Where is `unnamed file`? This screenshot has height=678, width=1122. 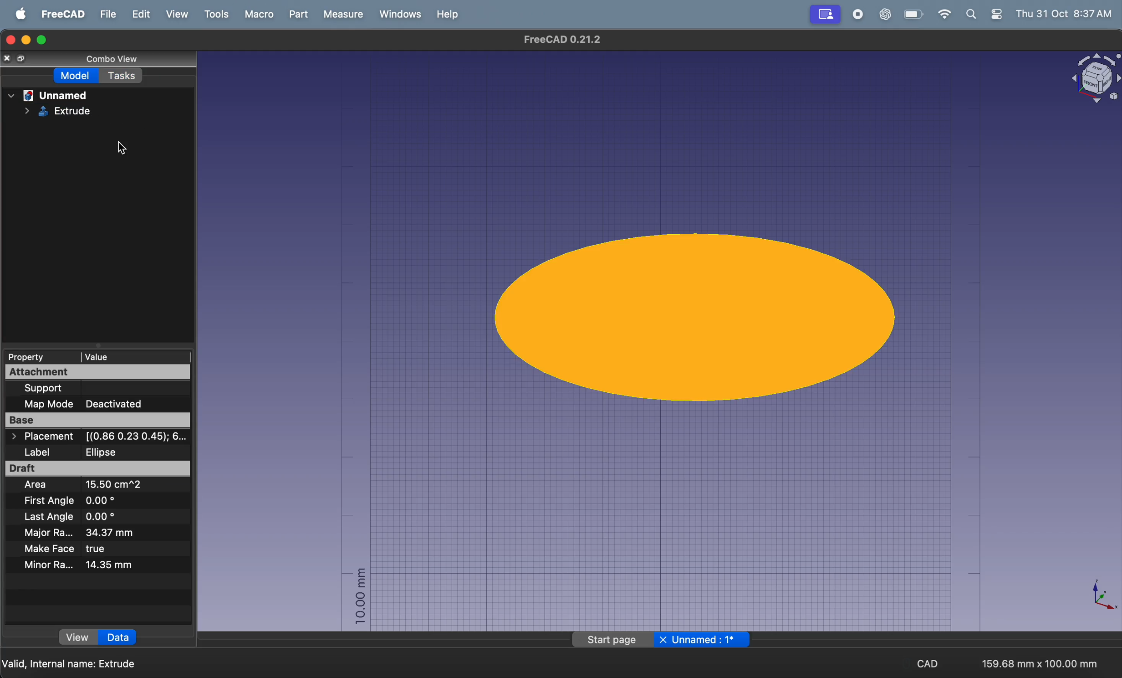
unnamed file is located at coordinates (49, 96).